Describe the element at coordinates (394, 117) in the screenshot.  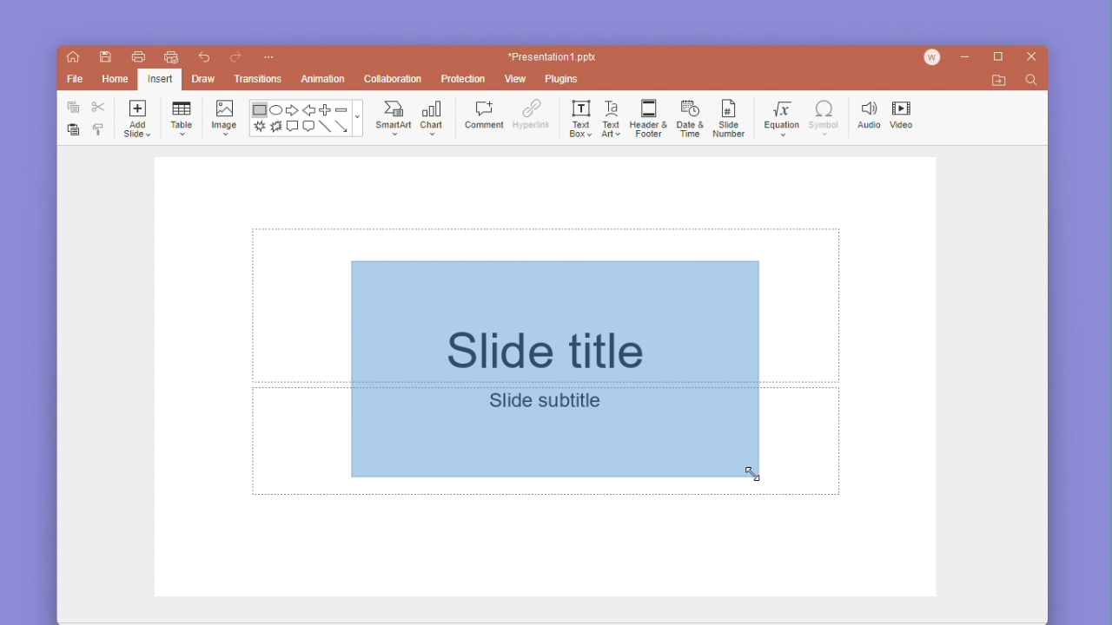
I see `smartart` at that location.